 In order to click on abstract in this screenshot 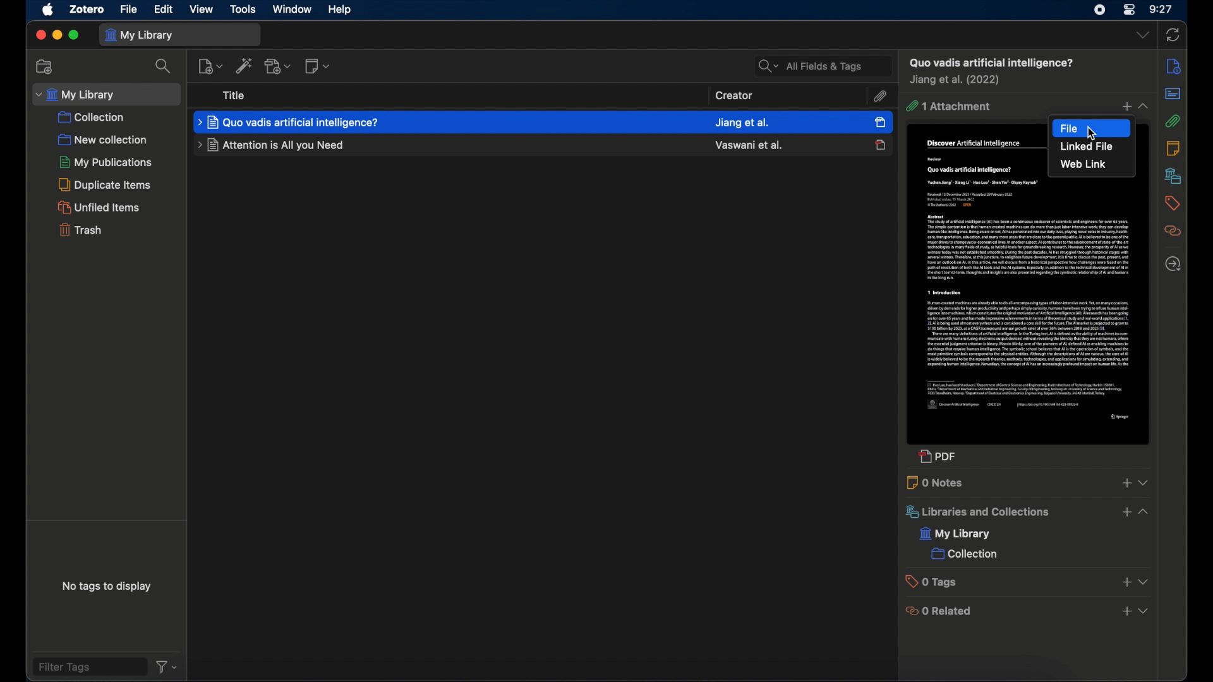, I will do `click(1172, 93)`.